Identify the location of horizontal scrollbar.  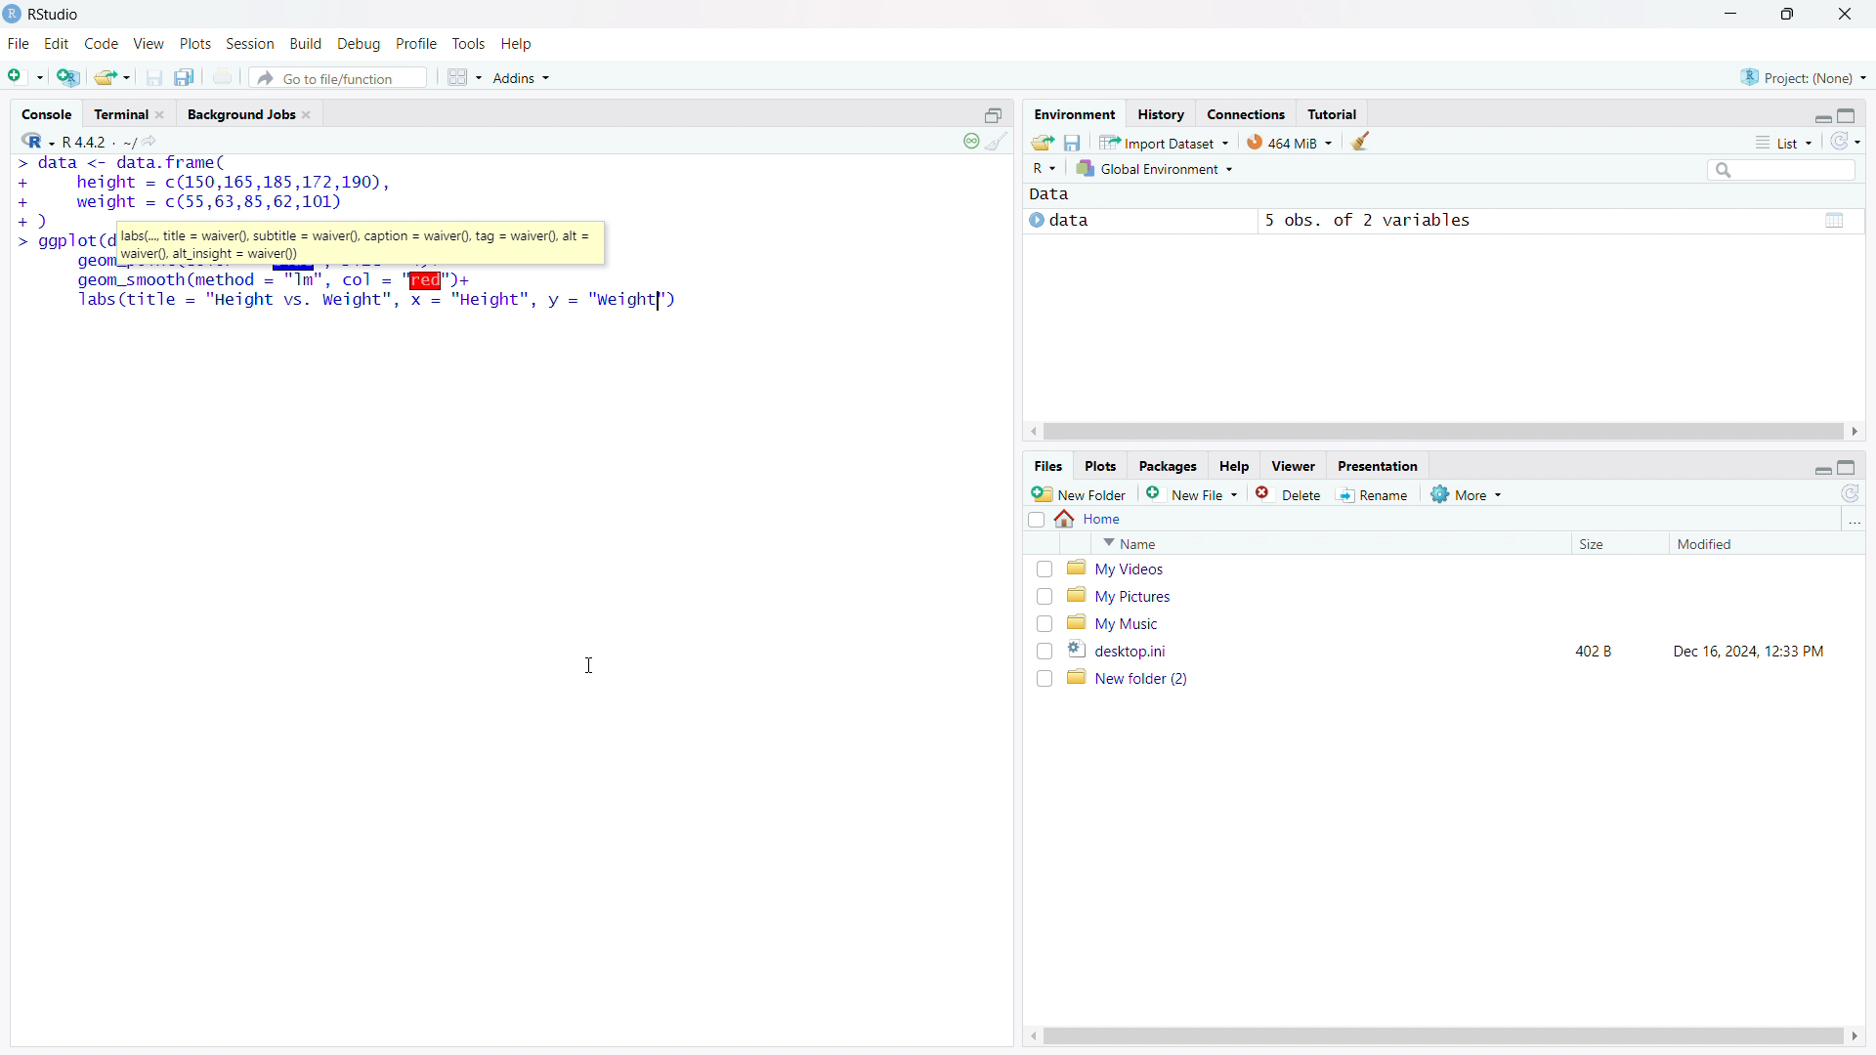
(1442, 1035).